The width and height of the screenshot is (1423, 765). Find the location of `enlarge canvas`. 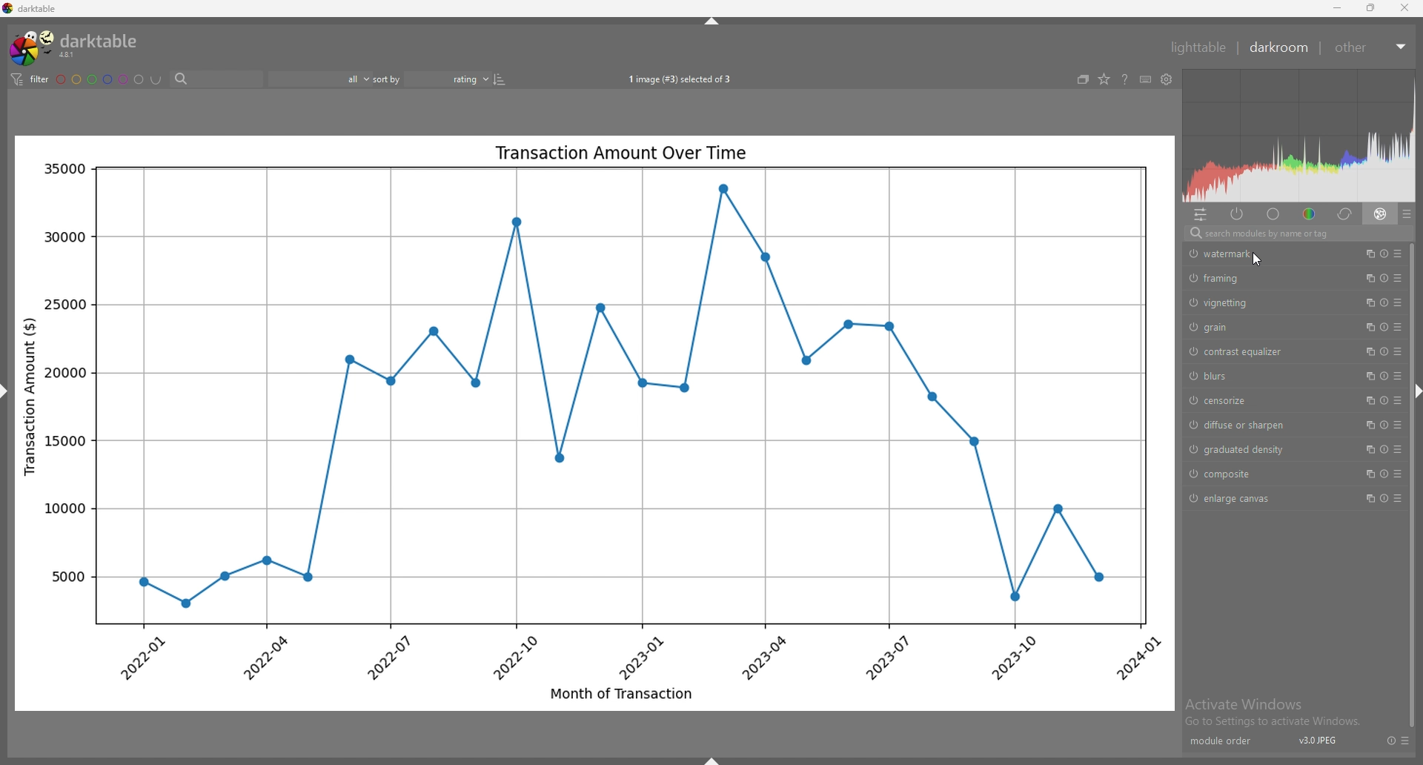

enlarge canvas is located at coordinates (1261, 497).